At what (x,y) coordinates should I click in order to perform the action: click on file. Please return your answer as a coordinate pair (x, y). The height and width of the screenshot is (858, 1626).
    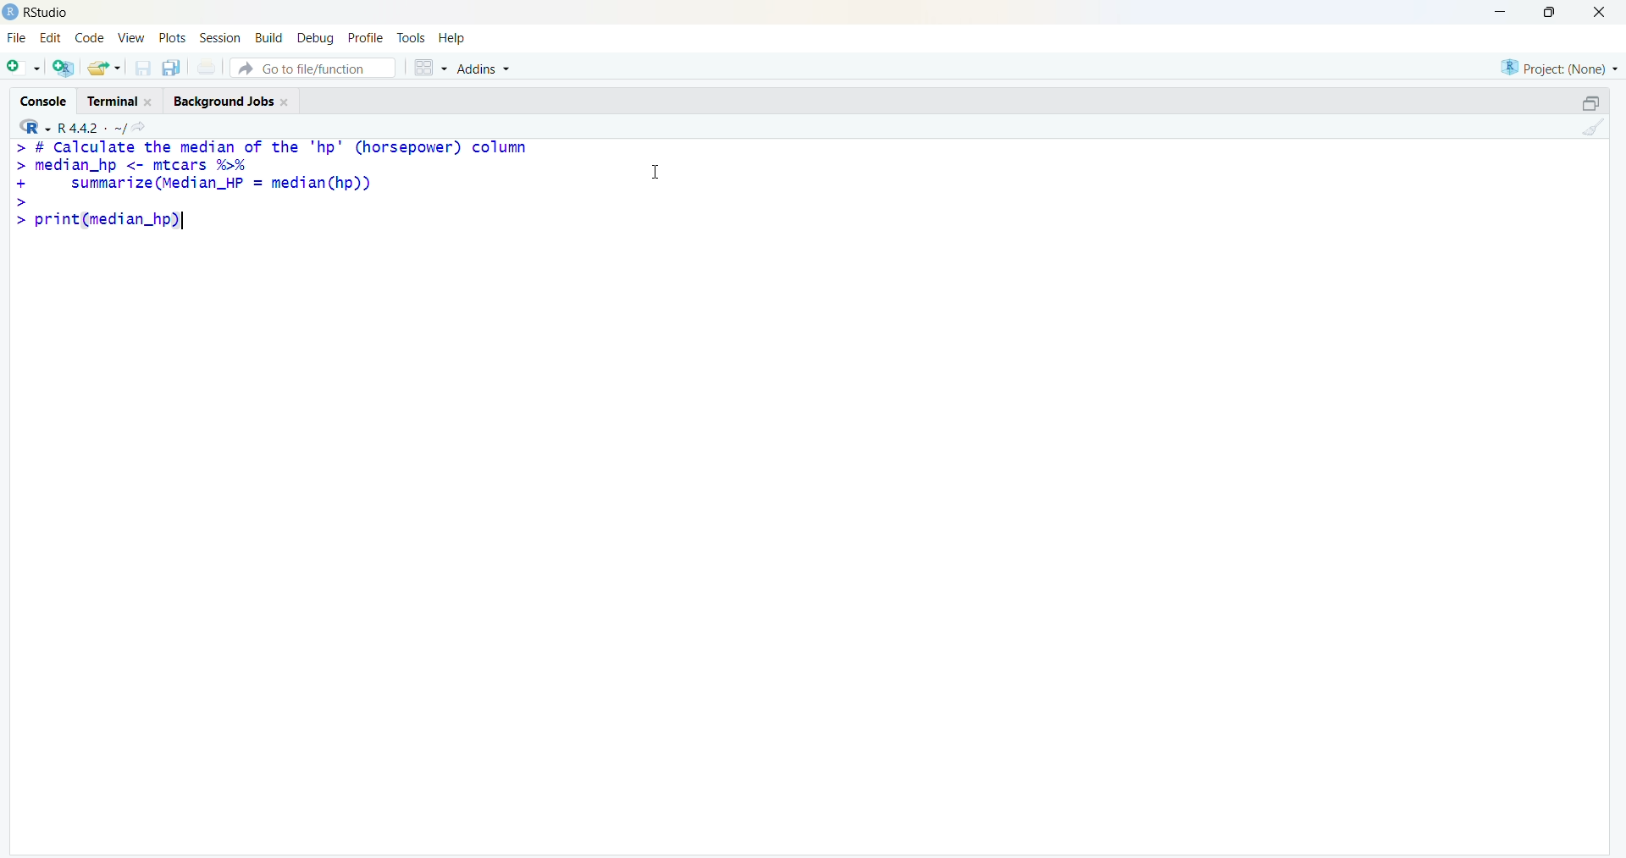
    Looking at the image, I should click on (17, 36).